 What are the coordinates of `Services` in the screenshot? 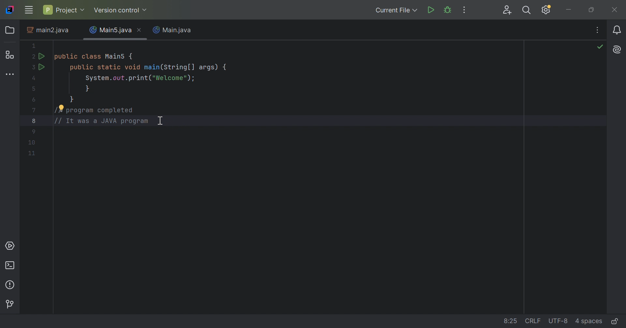 It's located at (11, 247).